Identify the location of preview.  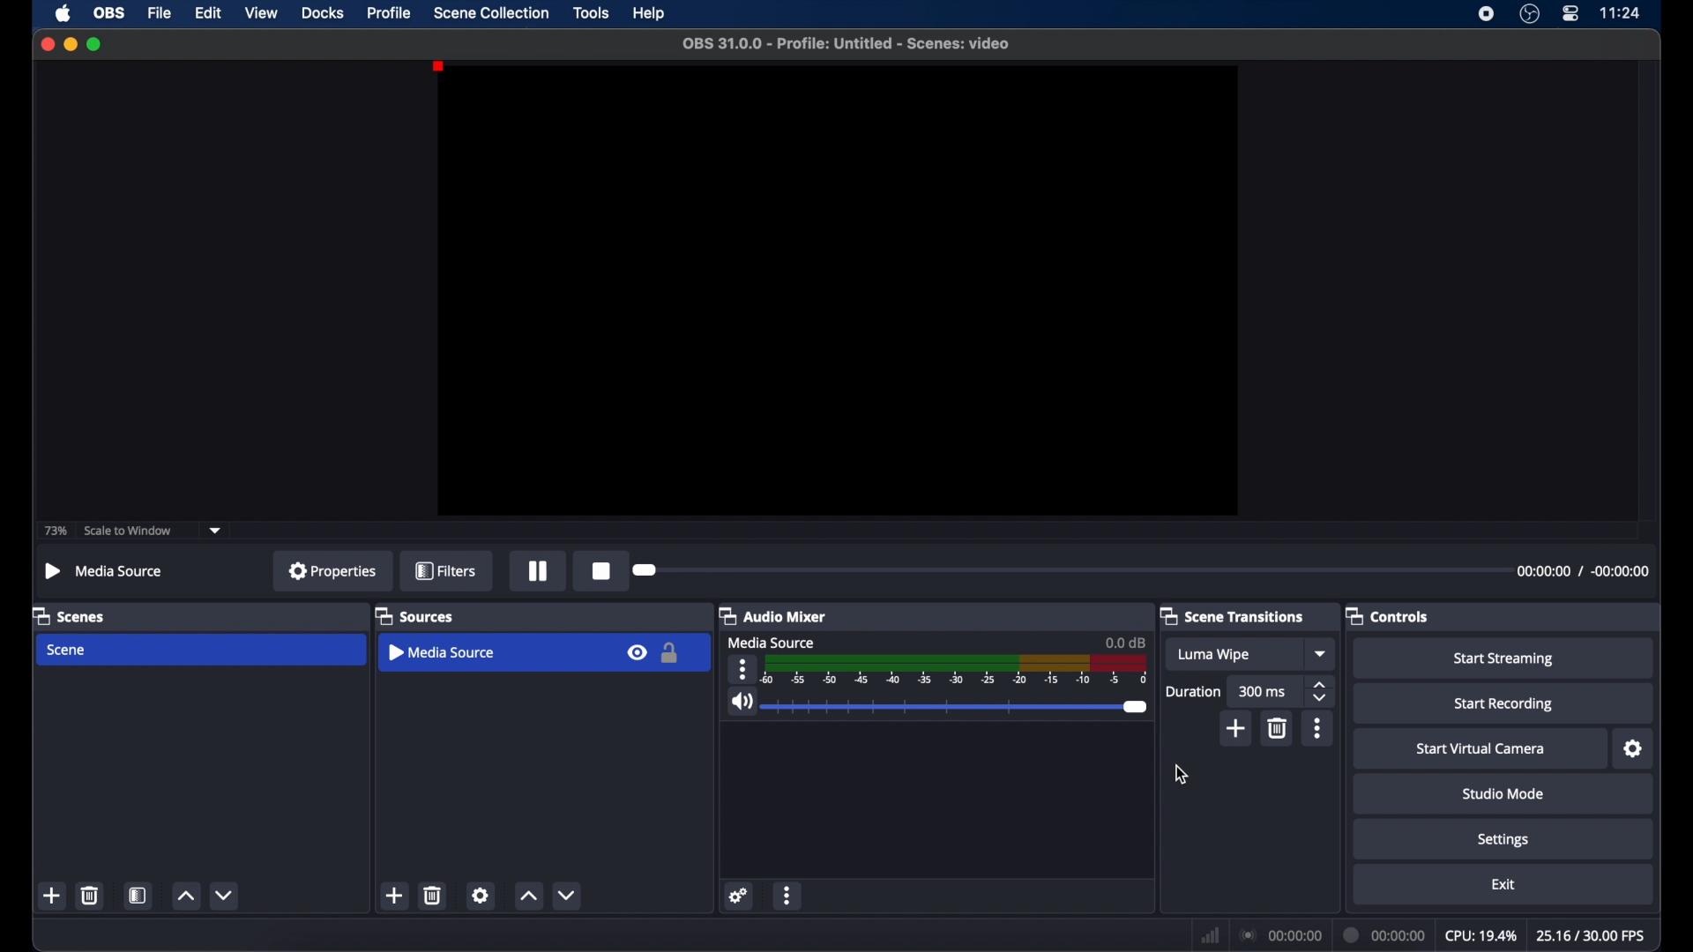
(837, 291).